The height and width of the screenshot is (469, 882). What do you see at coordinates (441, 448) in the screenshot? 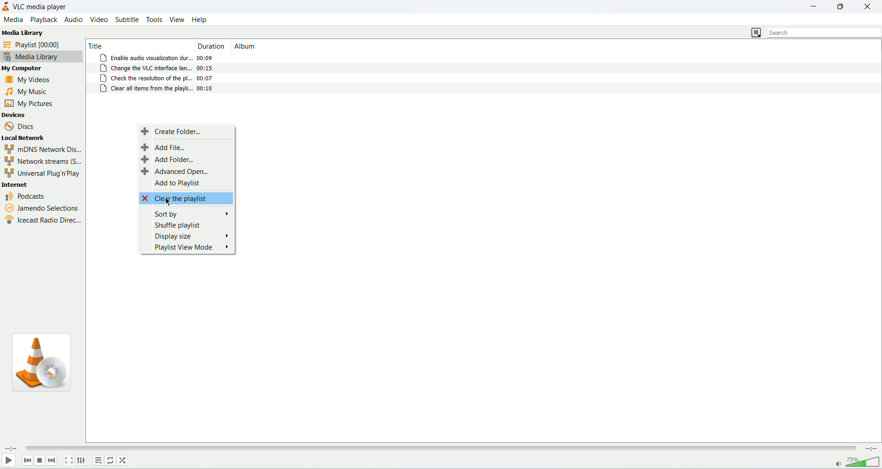
I see `progress bar` at bounding box center [441, 448].